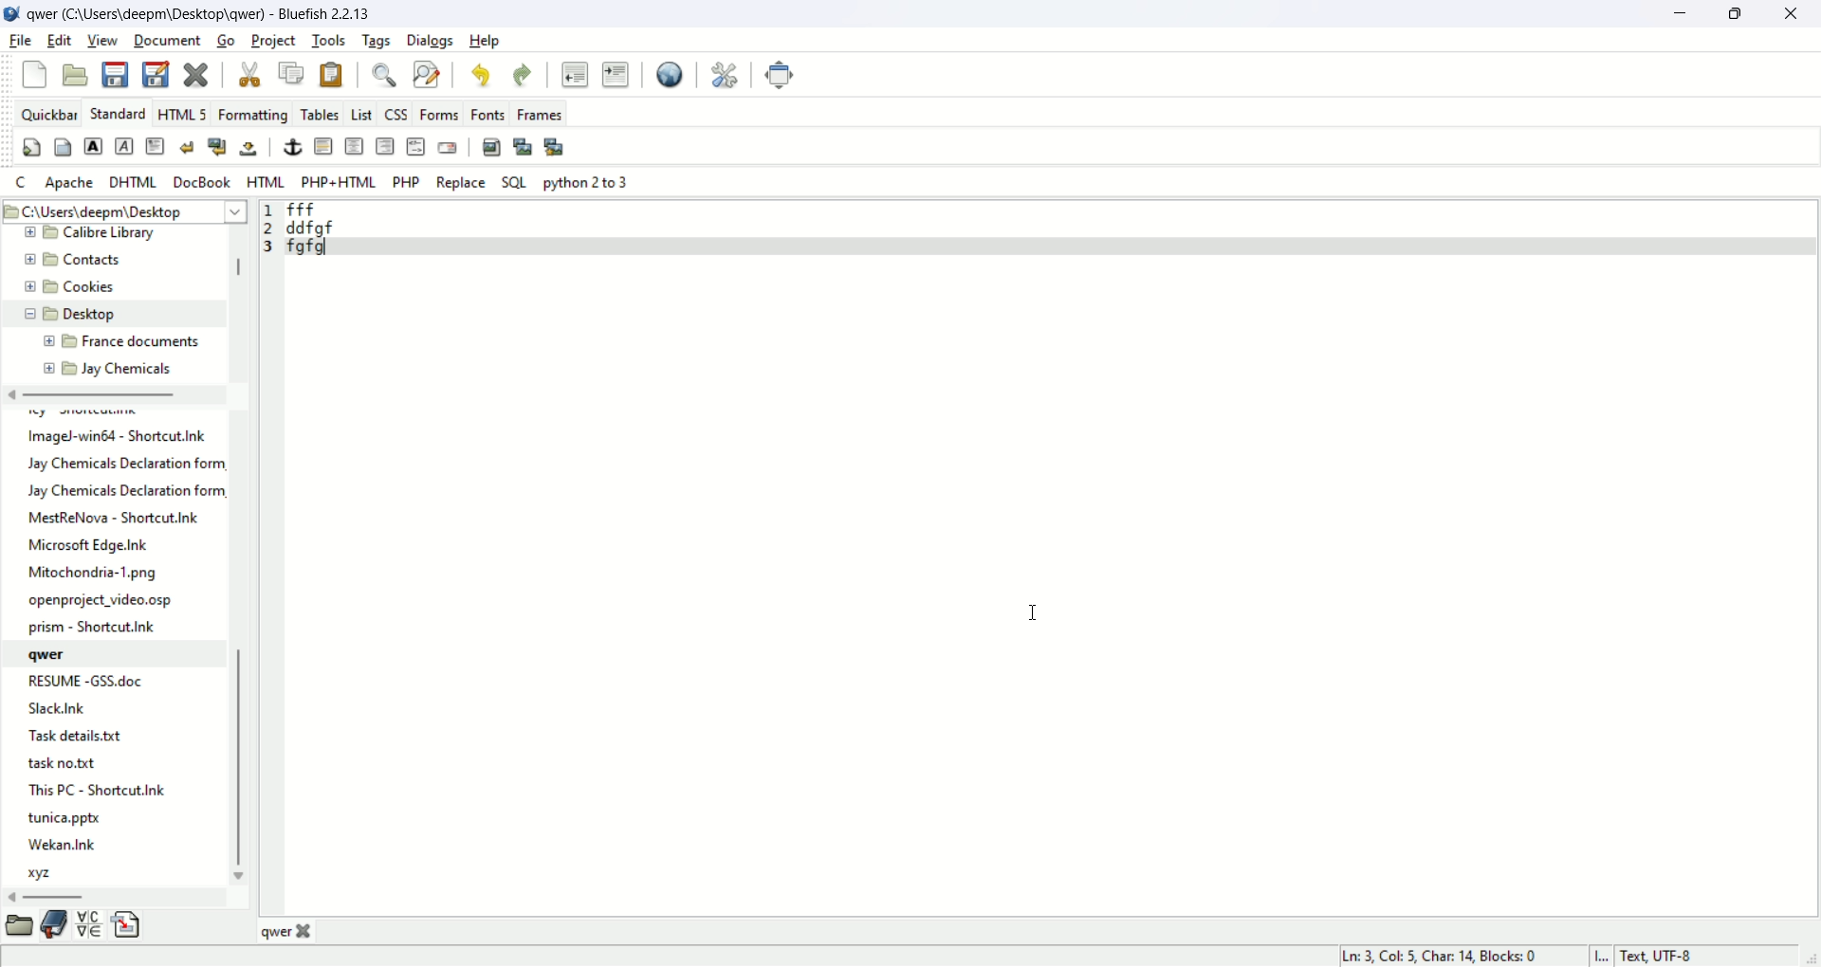 This screenshot has width=1821, height=967. What do you see at coordinates (105, 789) in the screenshot?
I see `This PC-shortcut link` at bounding box center [105, 789].